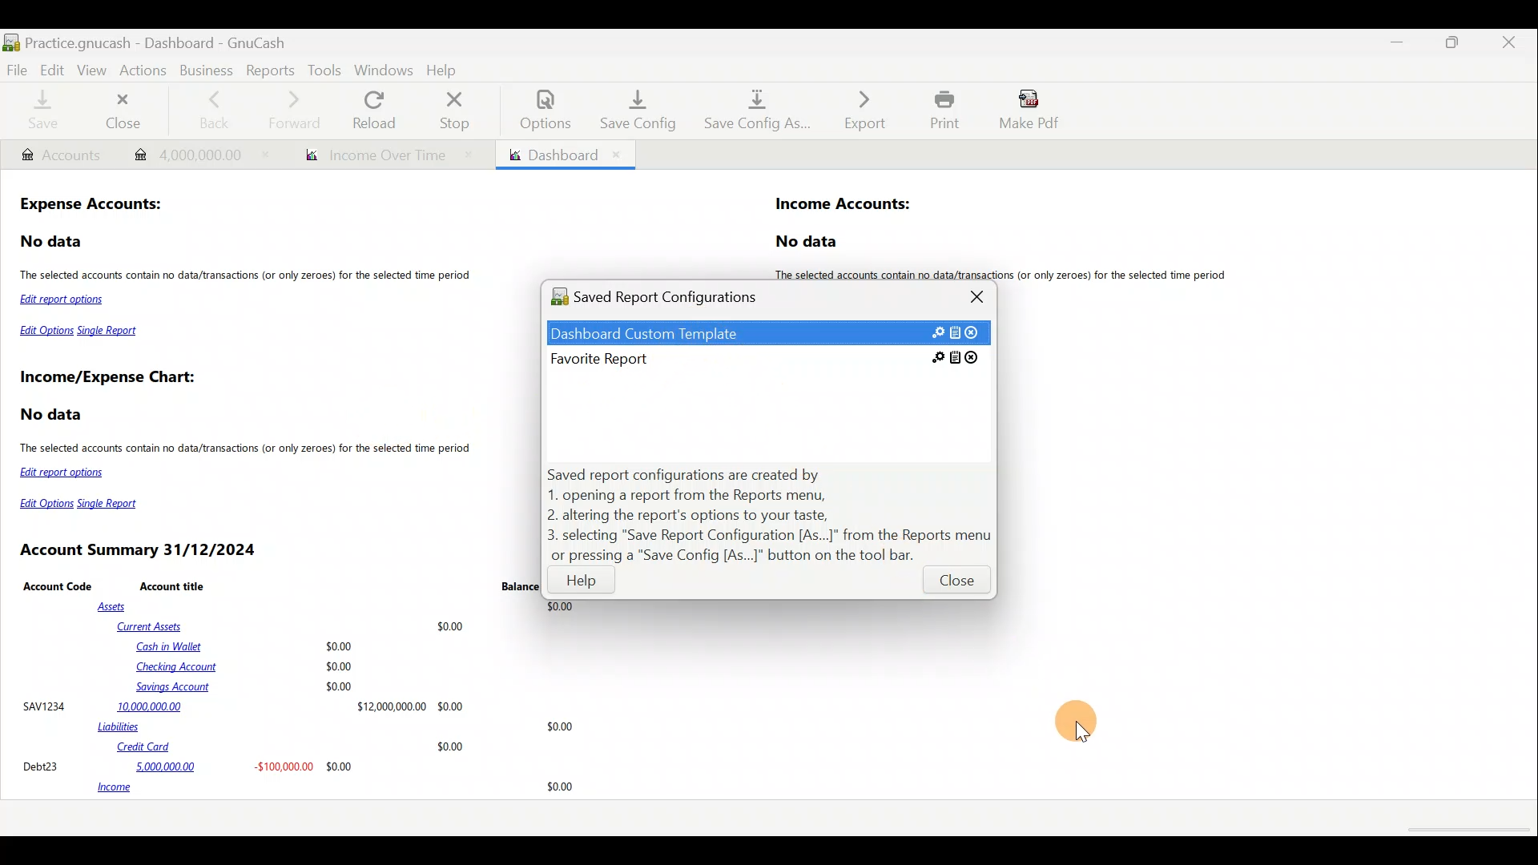 This screenshot has height=865, width=1538. What do you see at coordinates (213, 108) in the screenshot?
I see `Back` at bounding box center [213, 108].